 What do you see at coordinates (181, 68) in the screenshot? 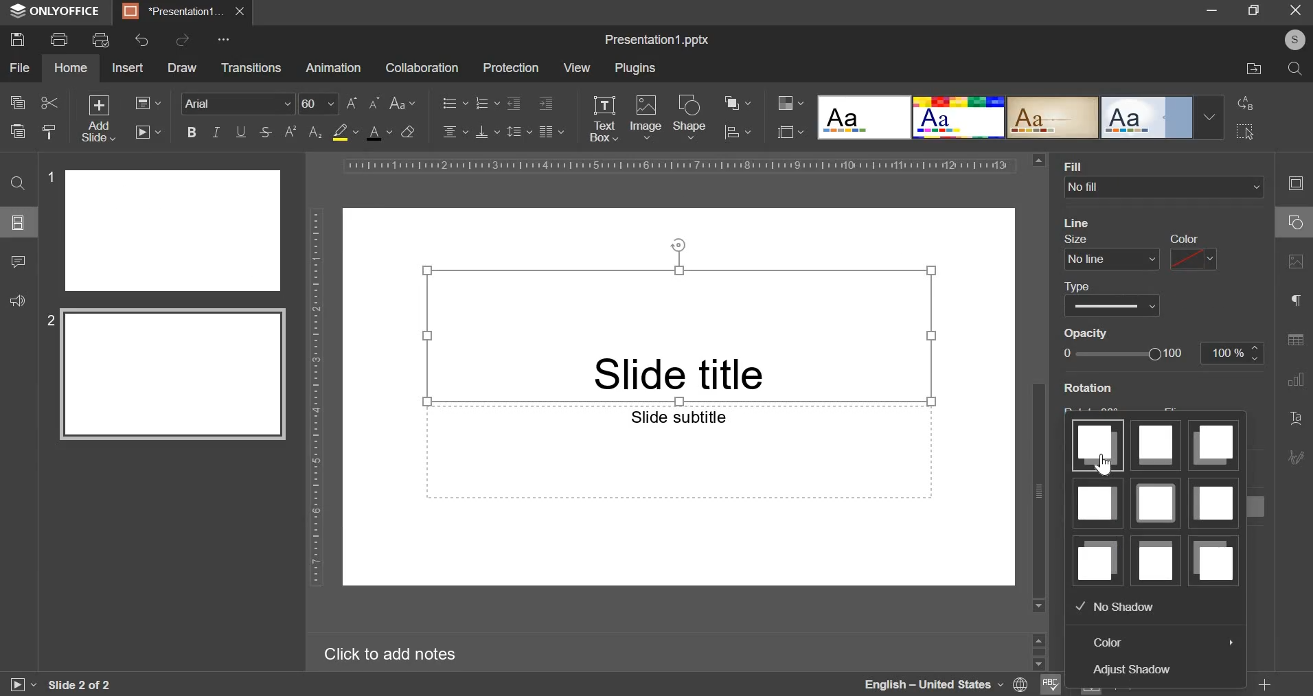
I see `draw` at bounding box center [181, 68].